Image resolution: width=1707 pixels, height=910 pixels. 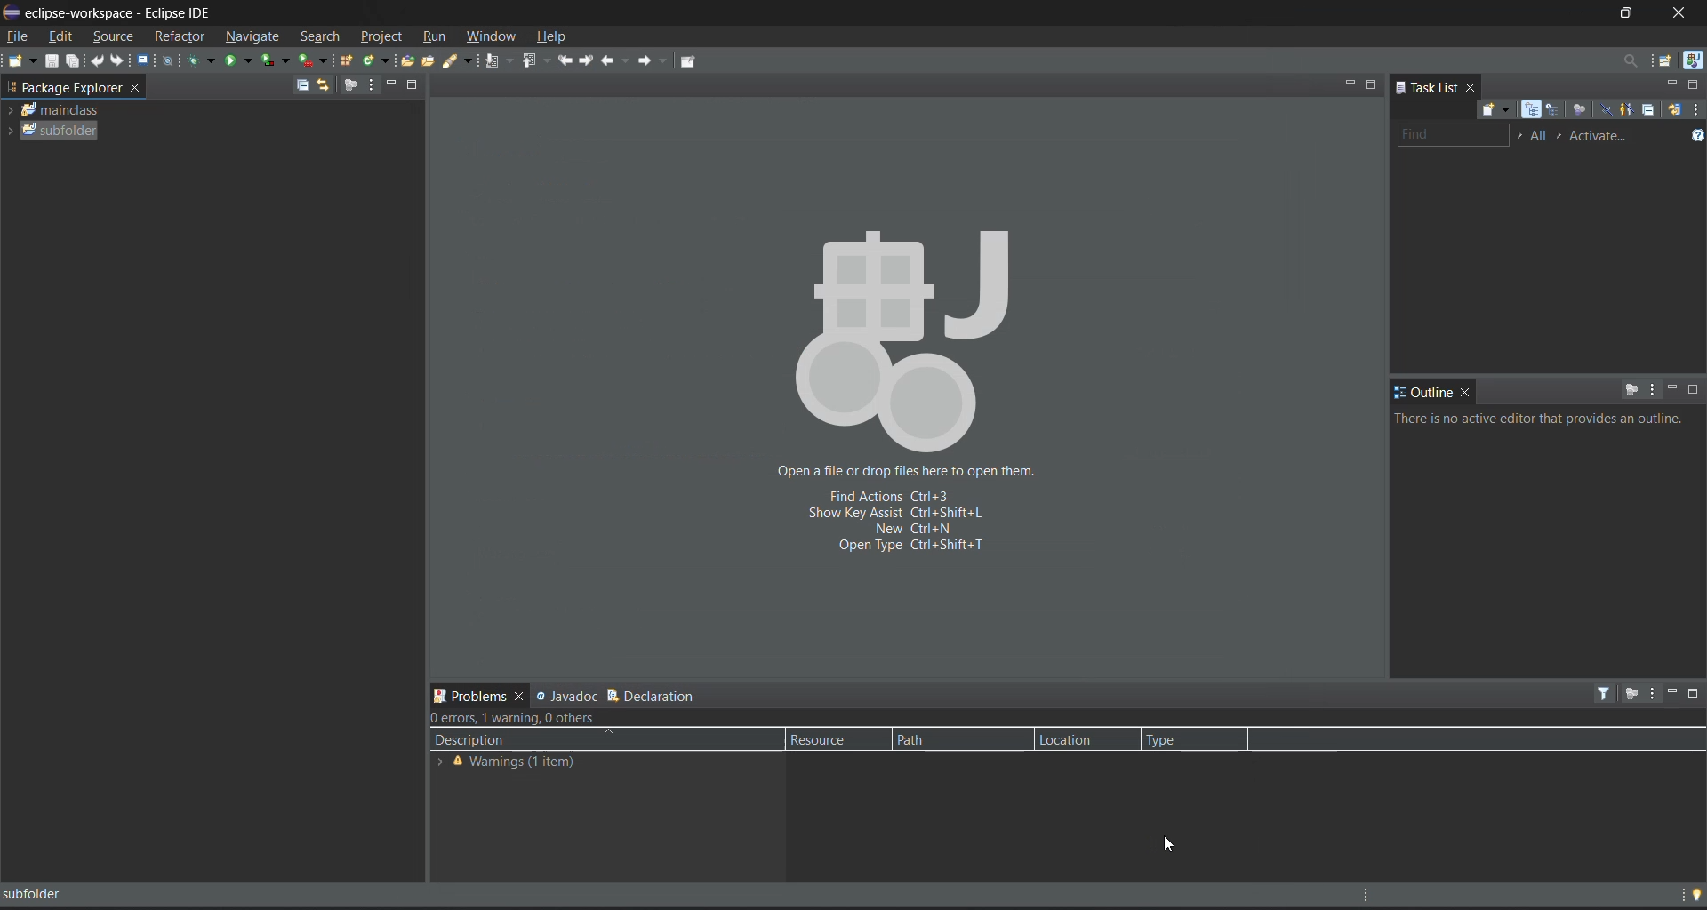 I want to click on close, so click(x=1681, y=13).